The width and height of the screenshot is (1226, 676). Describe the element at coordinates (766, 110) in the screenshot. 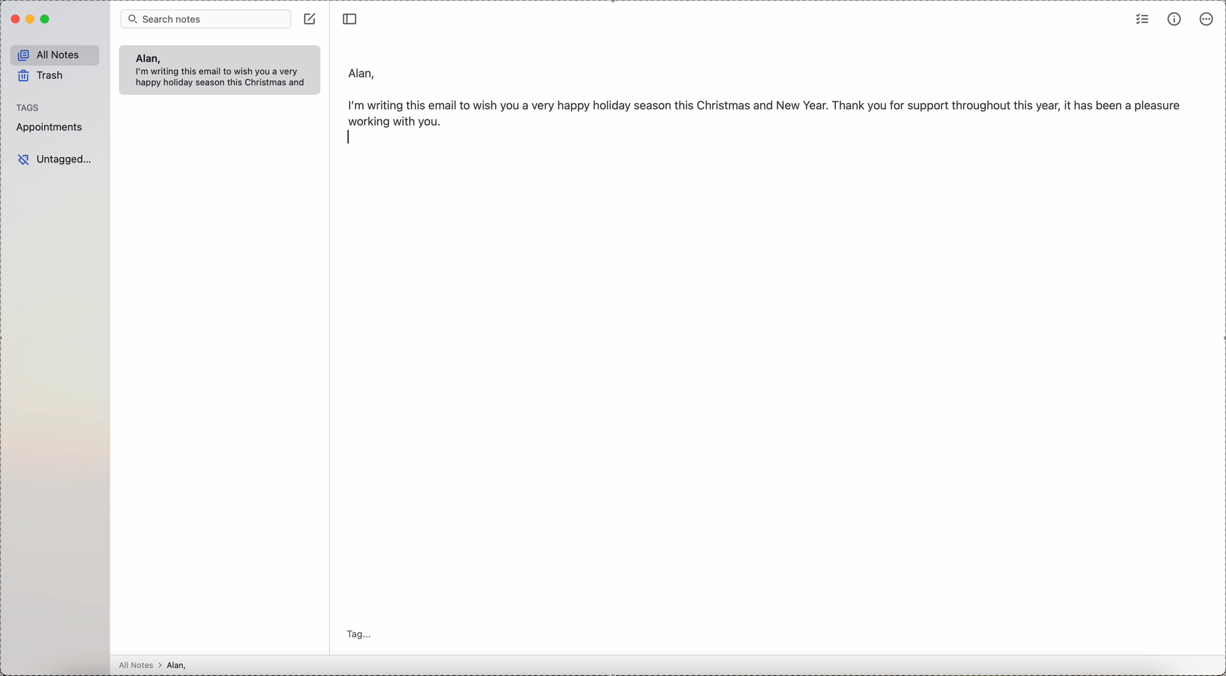

I see `body text: I'm writing this email to wish yo a very happy holiday season this Christmas and New Year. Thank you for support...` at that location.